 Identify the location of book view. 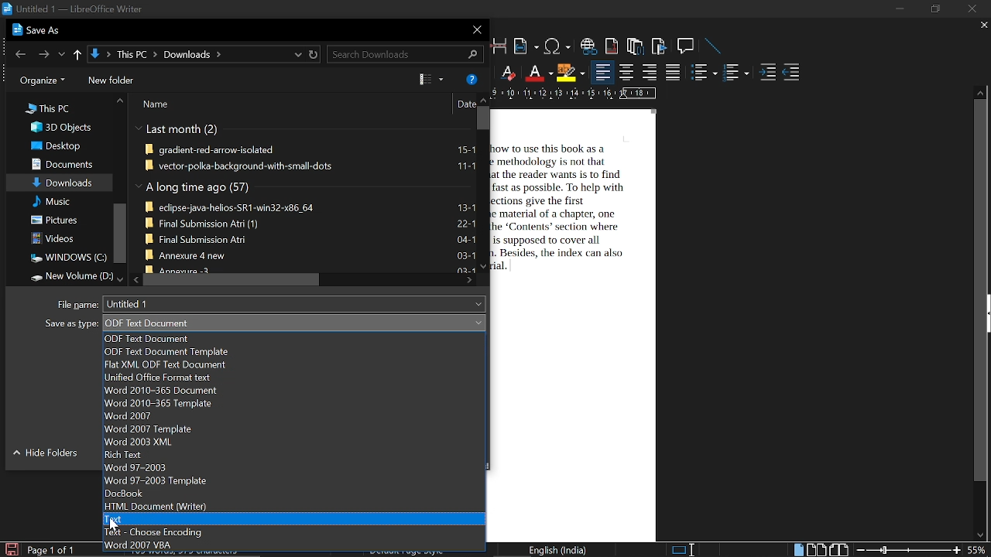
(838, 550).